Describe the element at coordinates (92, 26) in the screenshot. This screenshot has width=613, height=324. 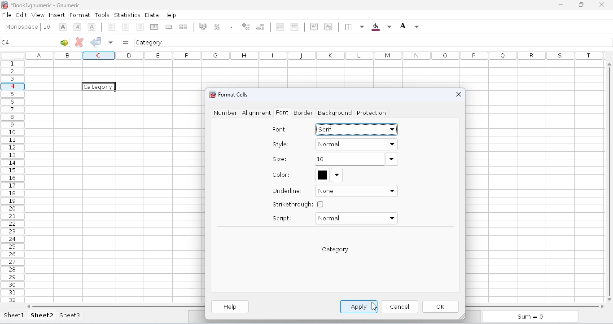
I see `underline` at that location.